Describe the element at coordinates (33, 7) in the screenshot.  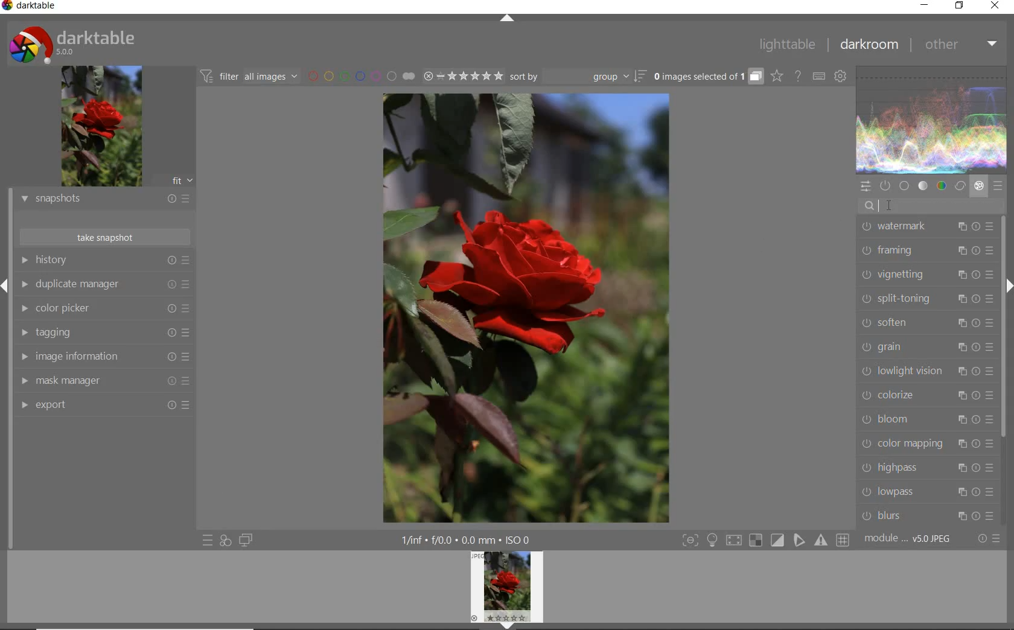
I see `system name` at that location.